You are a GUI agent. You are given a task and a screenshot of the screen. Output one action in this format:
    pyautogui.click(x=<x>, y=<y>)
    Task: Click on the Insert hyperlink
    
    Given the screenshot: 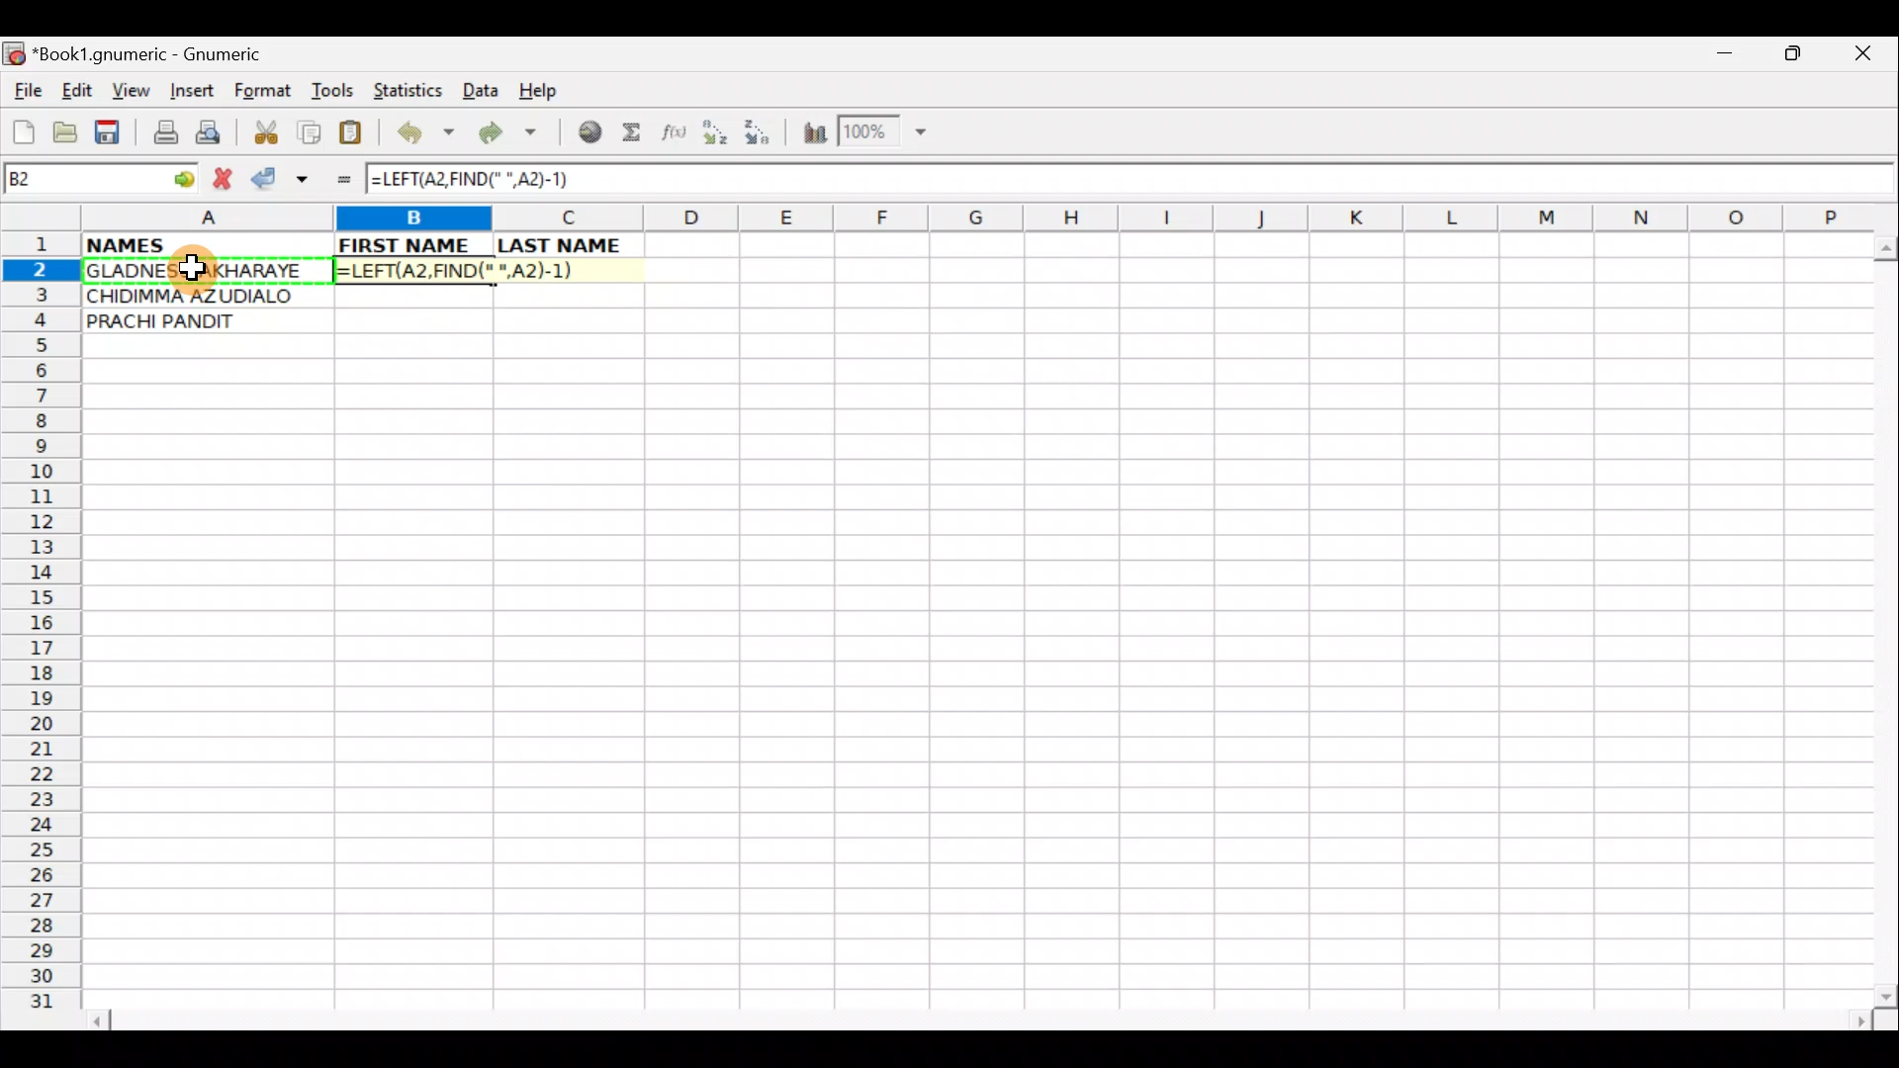 What is the action you would take?
    pyautogui.click(x=587, y=133)
    